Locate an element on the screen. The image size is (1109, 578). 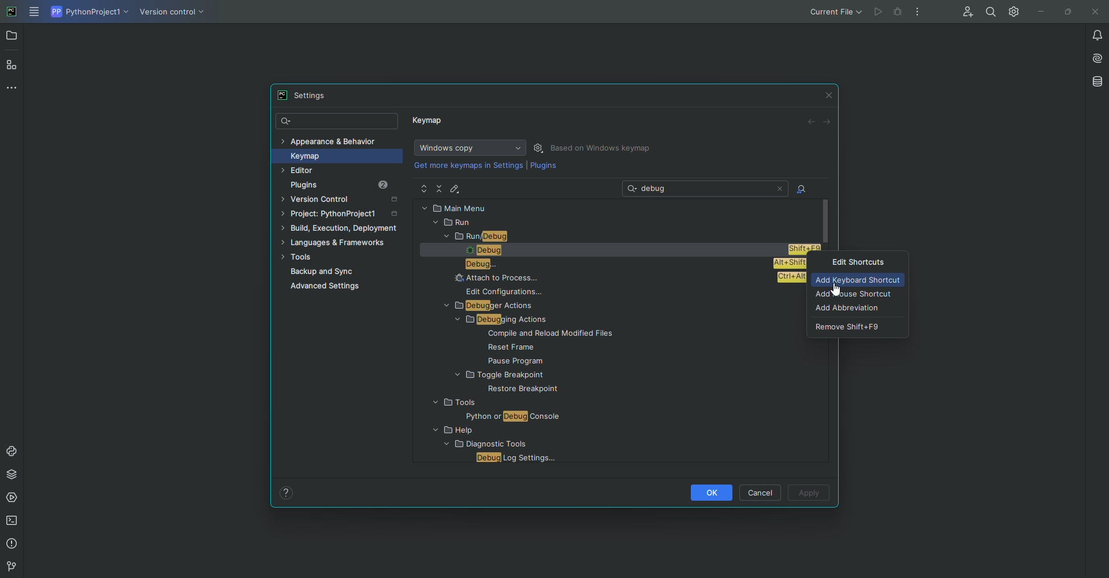
DEBUGGER ACTIONS is located at coordinates (504, 306).